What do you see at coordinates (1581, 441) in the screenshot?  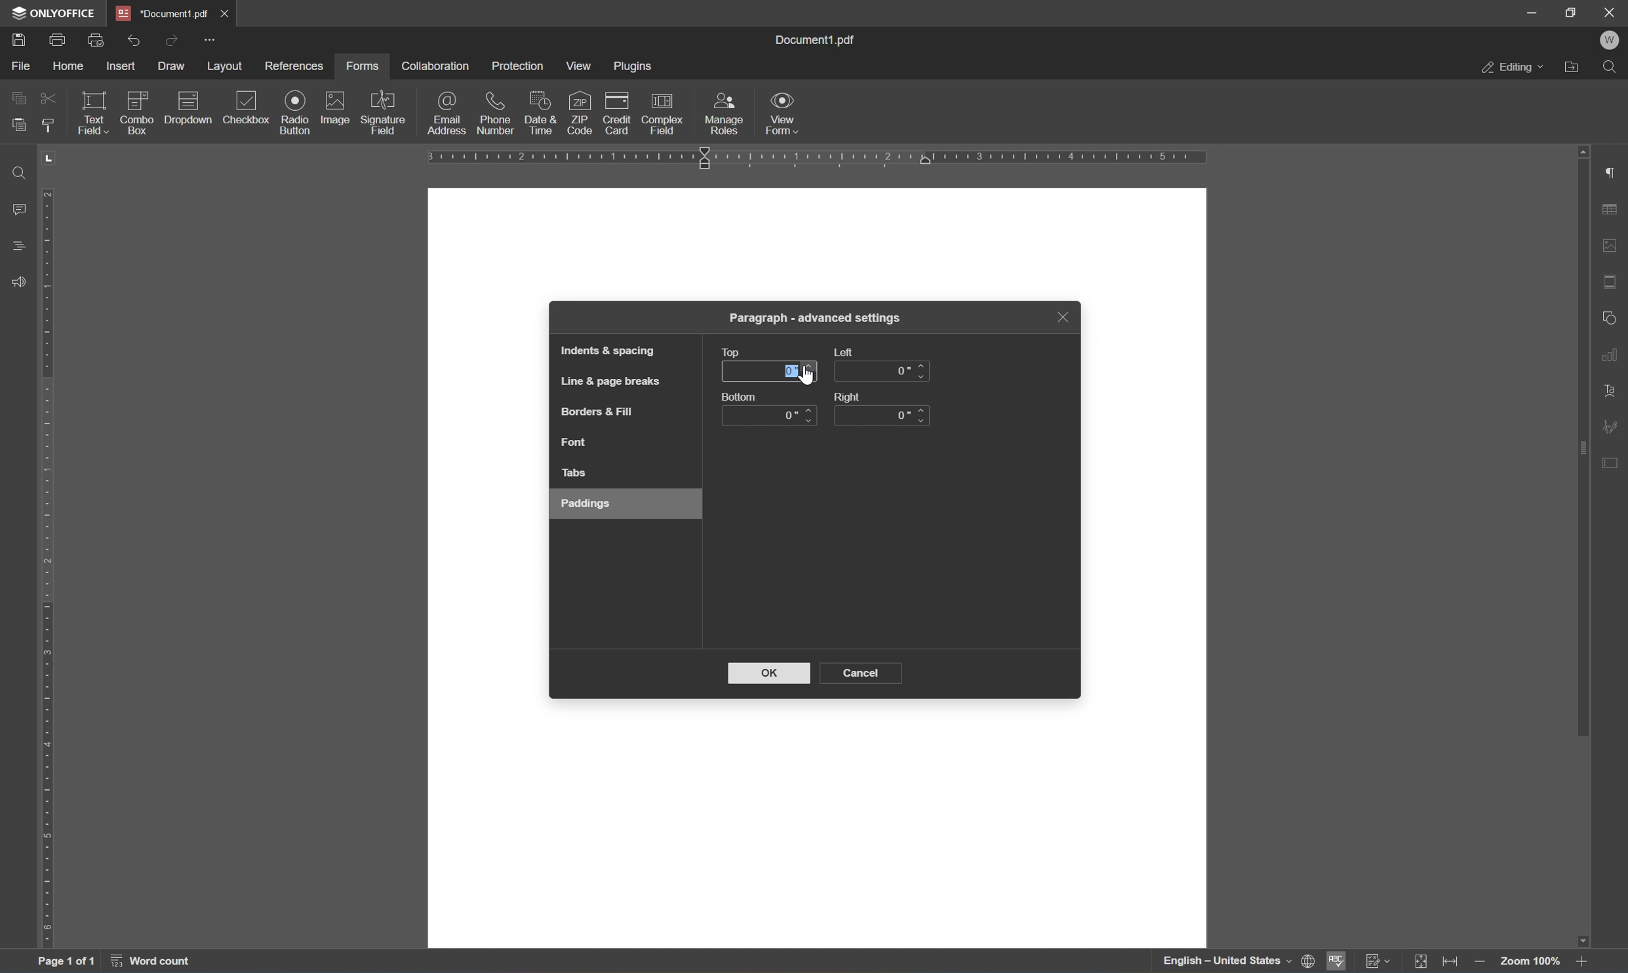 I see `scroll bar` at bounding box center [1581, 441].